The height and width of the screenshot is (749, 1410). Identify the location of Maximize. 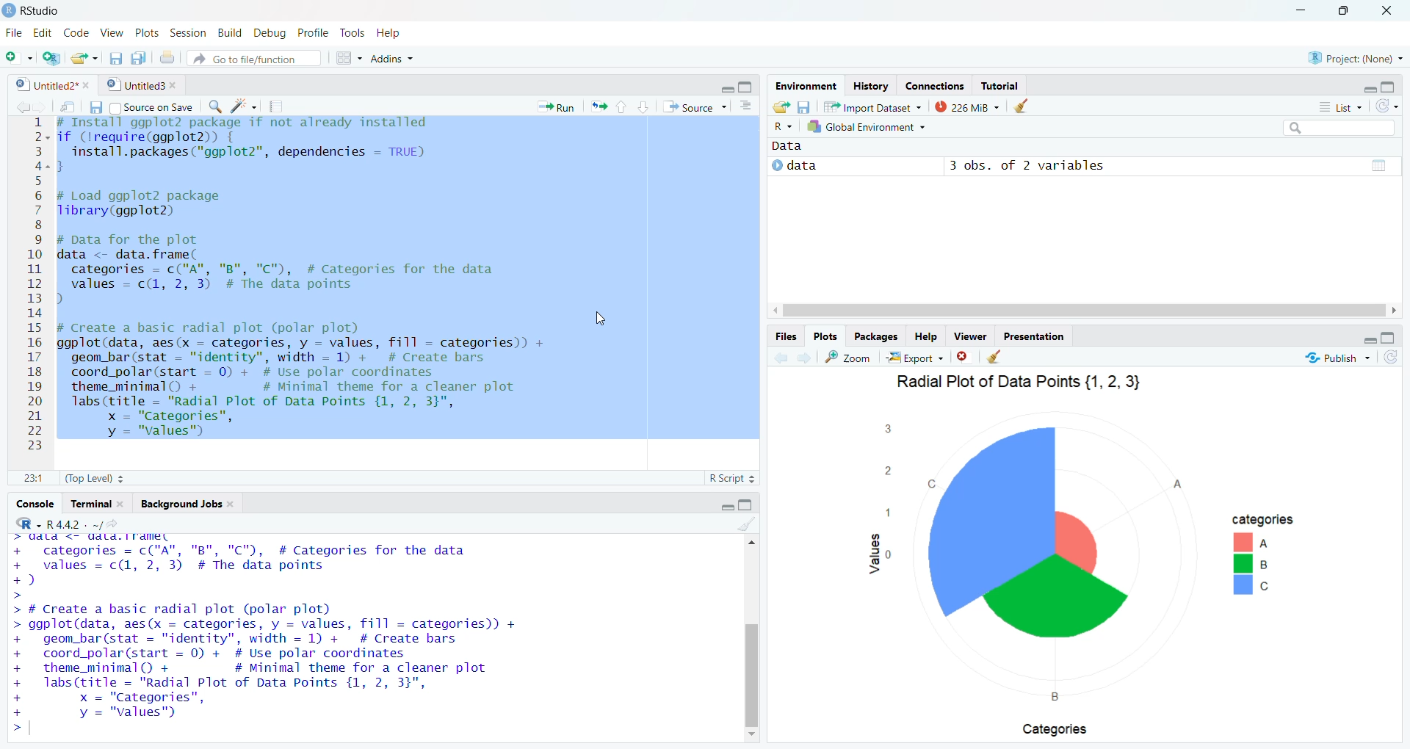
(747, 86).